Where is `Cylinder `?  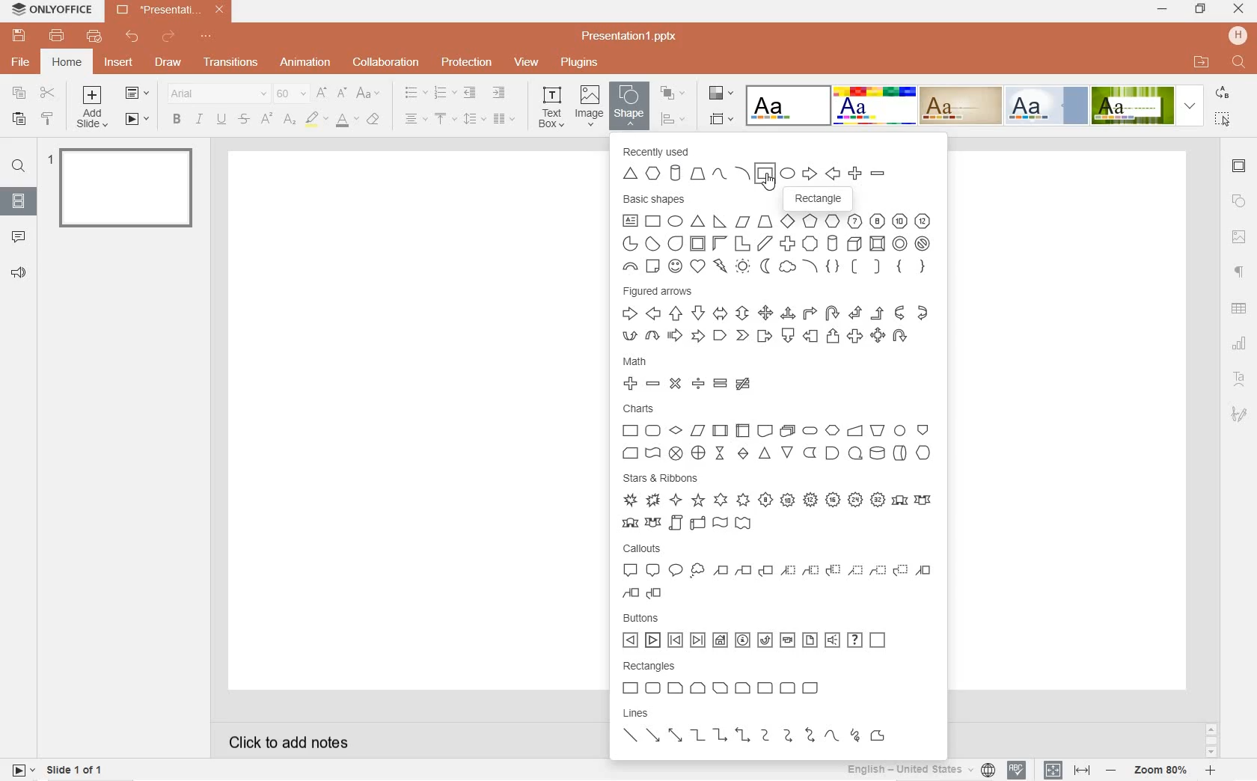 Cylinder  is located at coordinates (676, 173).